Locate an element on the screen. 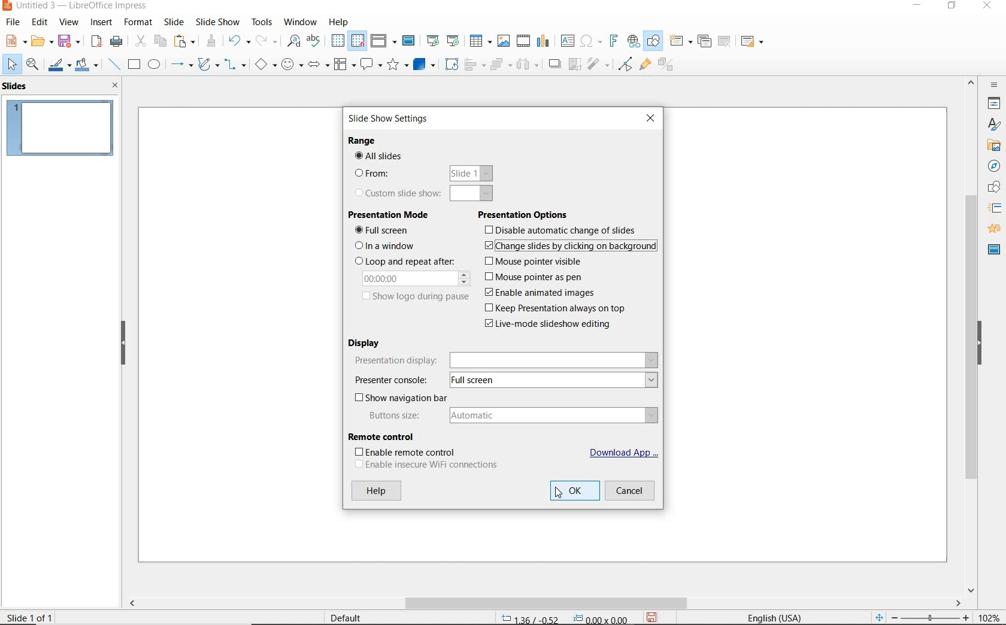  INSERT SPECIAL CHARACTERS is located at coordinates (590, 41).